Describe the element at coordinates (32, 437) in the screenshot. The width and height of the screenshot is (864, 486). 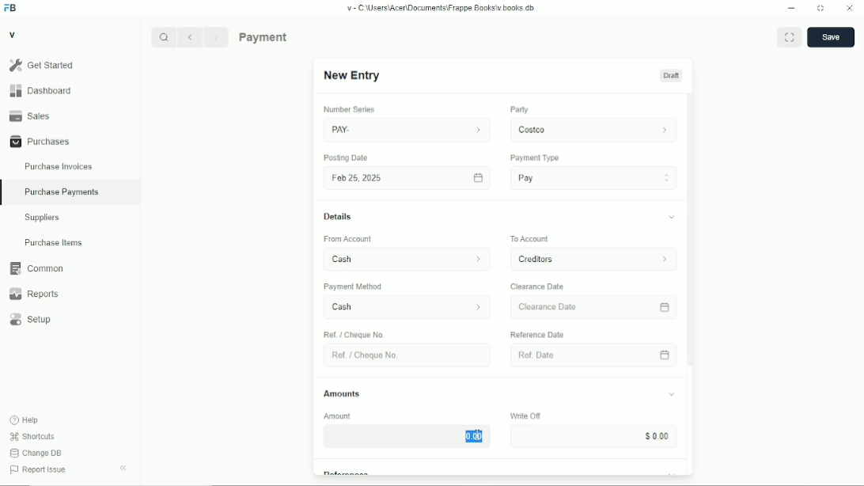
I see `Shortcuts` at that location.